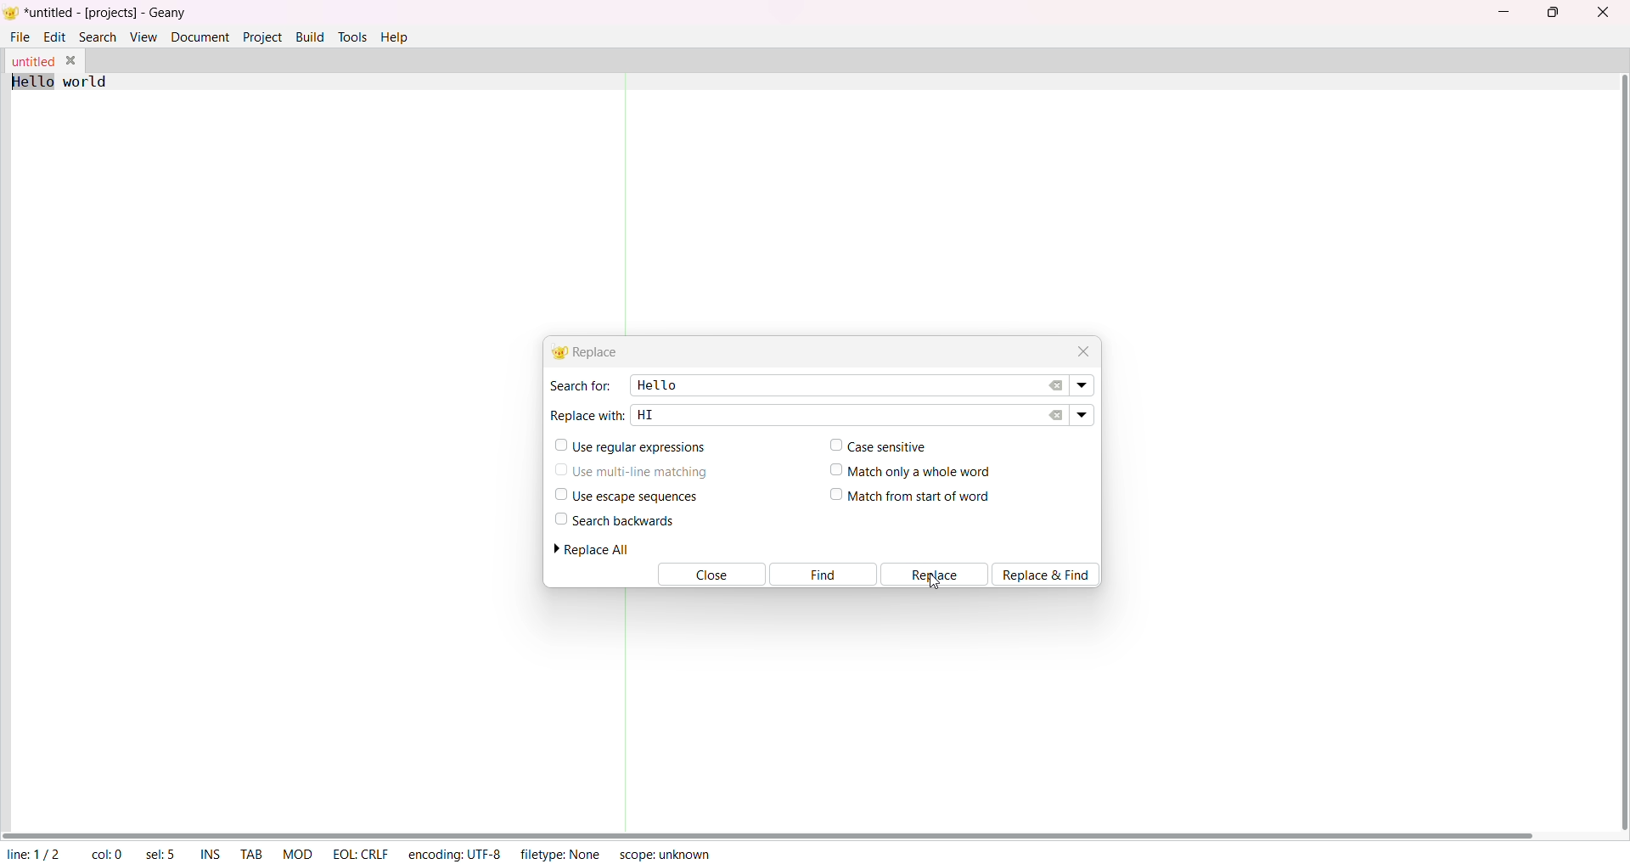  I want to click on replace dropdown, so click(1082, 413).